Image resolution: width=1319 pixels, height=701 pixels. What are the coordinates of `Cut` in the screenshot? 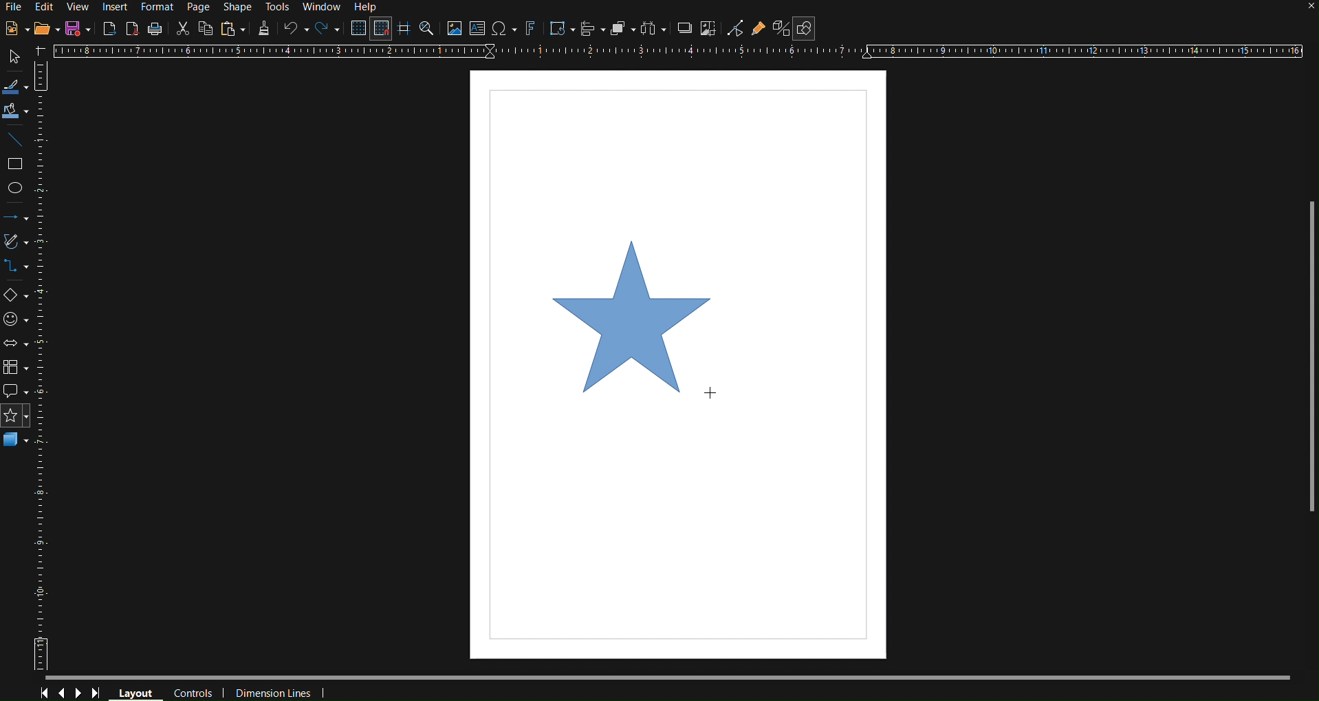 It's located at (181, 28).